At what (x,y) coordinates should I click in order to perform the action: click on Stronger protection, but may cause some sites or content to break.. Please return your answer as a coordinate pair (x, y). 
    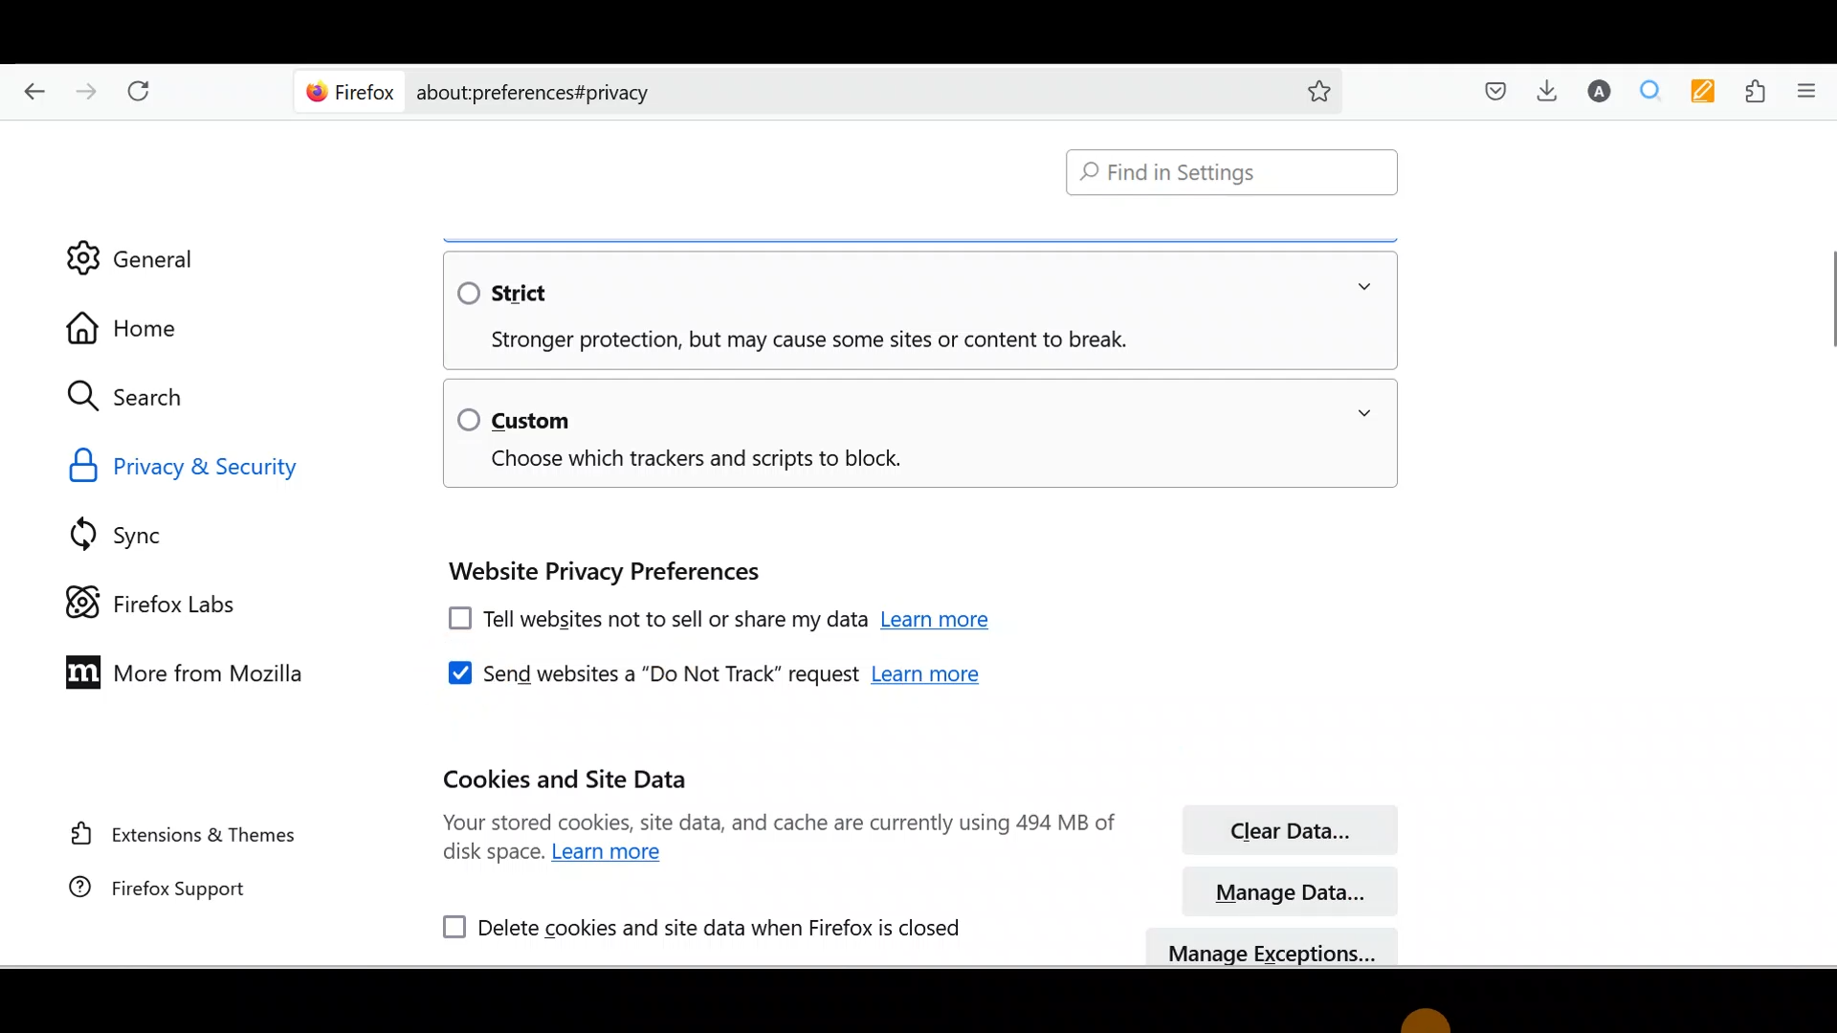
    Looking at the image, I should click on (792, 341).